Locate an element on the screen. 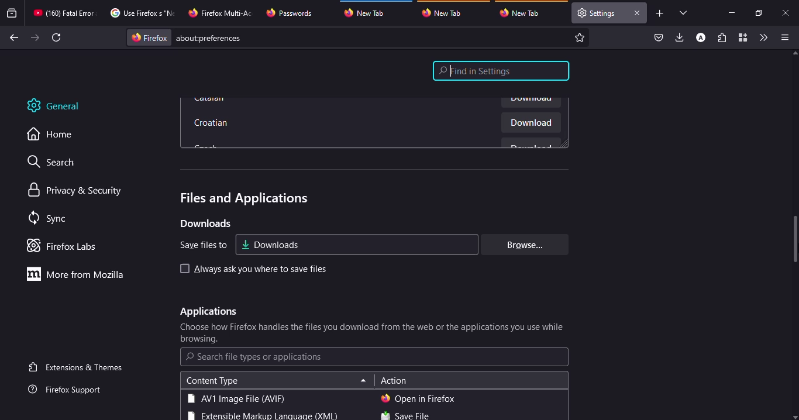  forward is located at coordinates (35, 37).